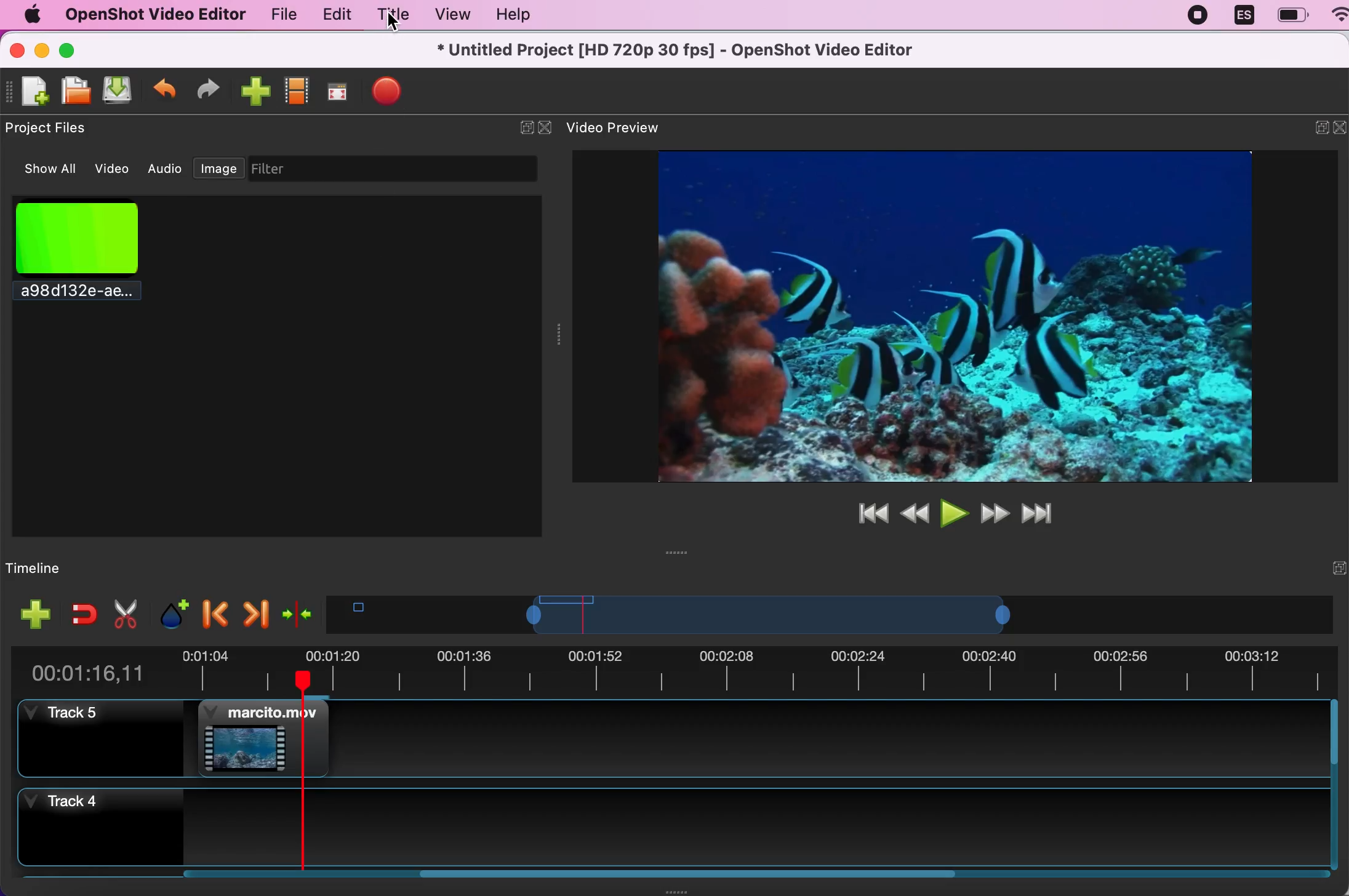 This screenshot has height=896, width=1349. Describe the element at coordinates (66, 567) in the screenshot. I see `timeline` at that location.